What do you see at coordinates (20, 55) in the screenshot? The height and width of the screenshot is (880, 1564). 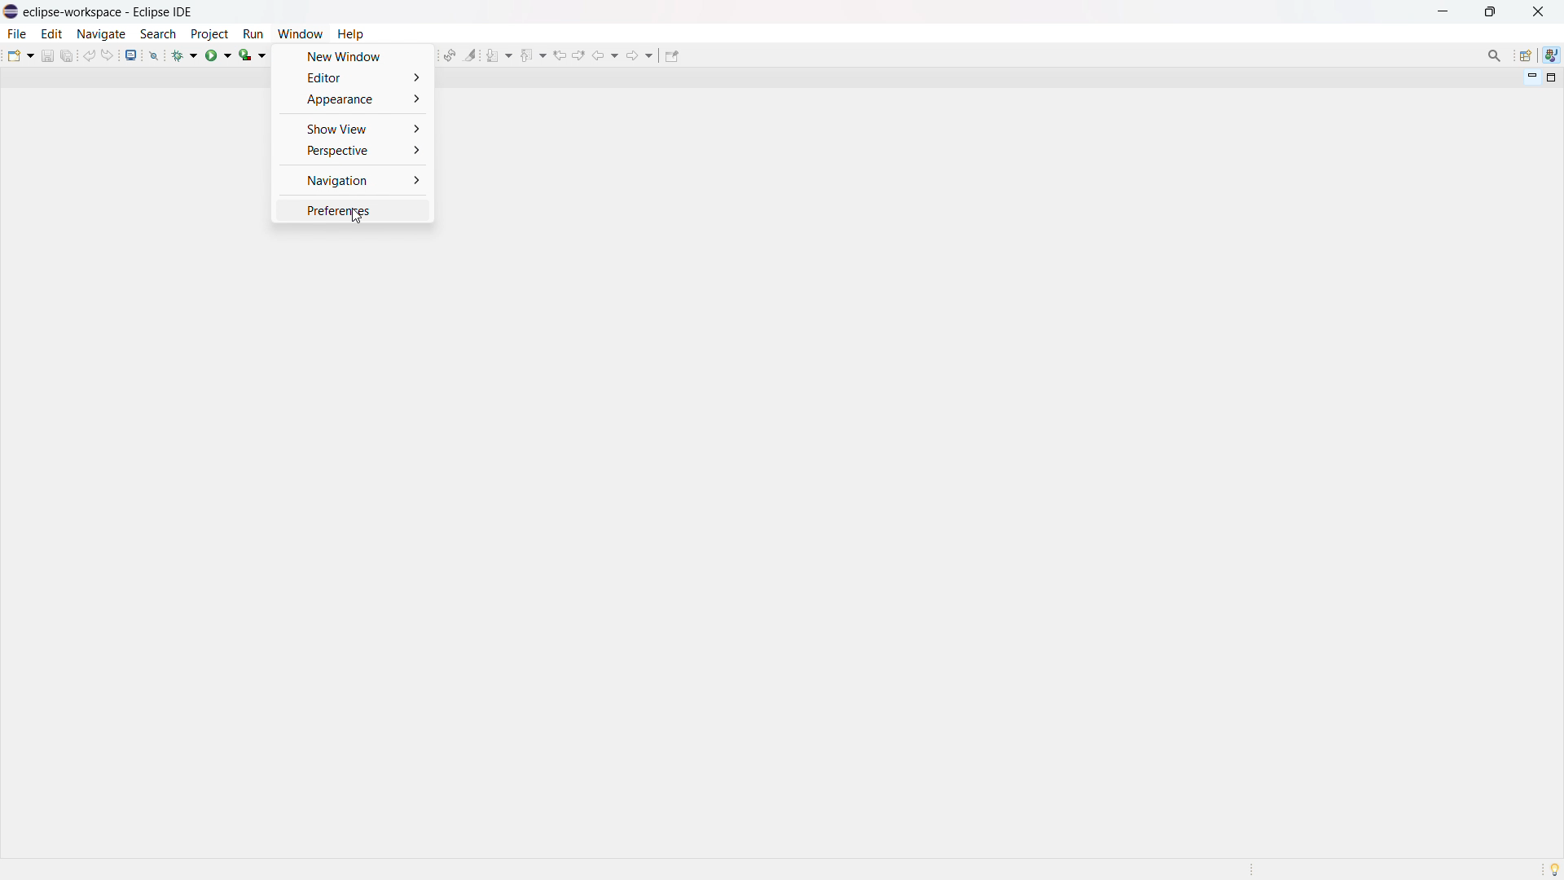 I see `new` at bounding box center [20, 55].